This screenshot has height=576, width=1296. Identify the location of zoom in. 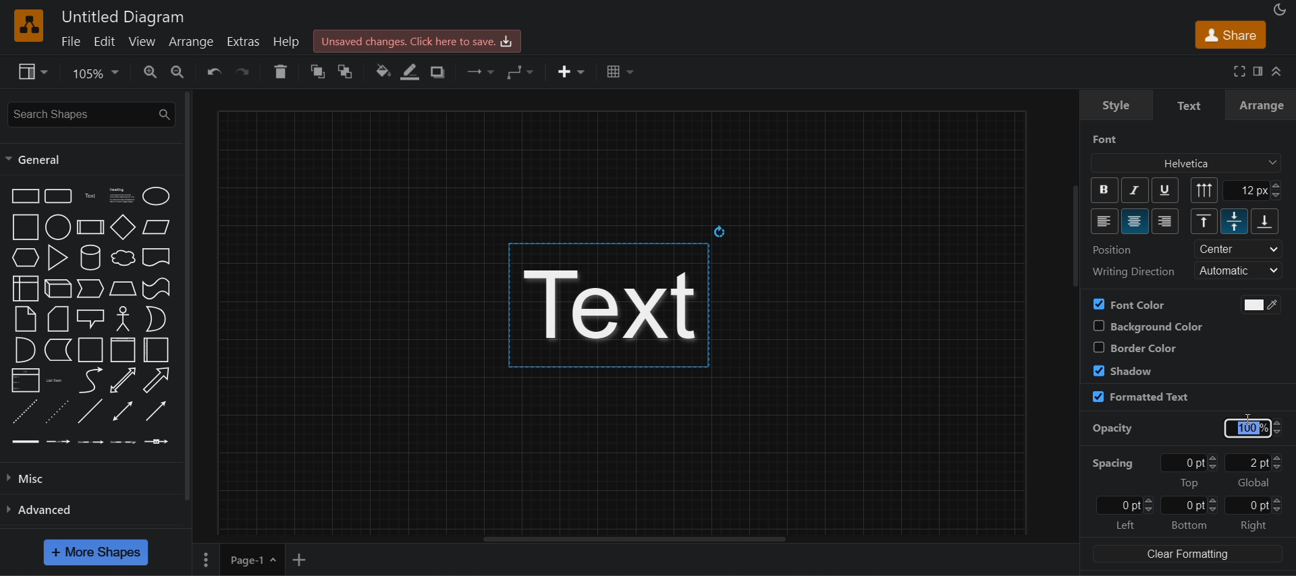
(151, 73).